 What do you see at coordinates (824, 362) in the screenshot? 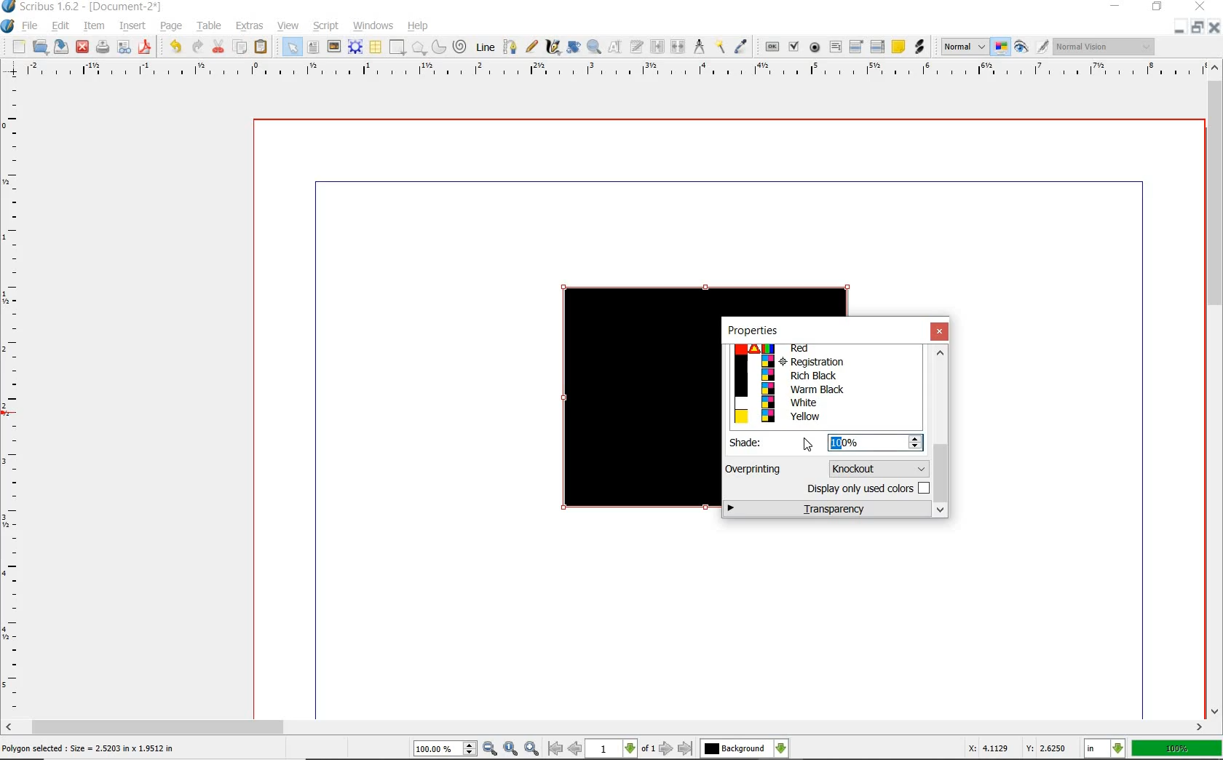
I see `Registration` at bounding box center [824, 362].